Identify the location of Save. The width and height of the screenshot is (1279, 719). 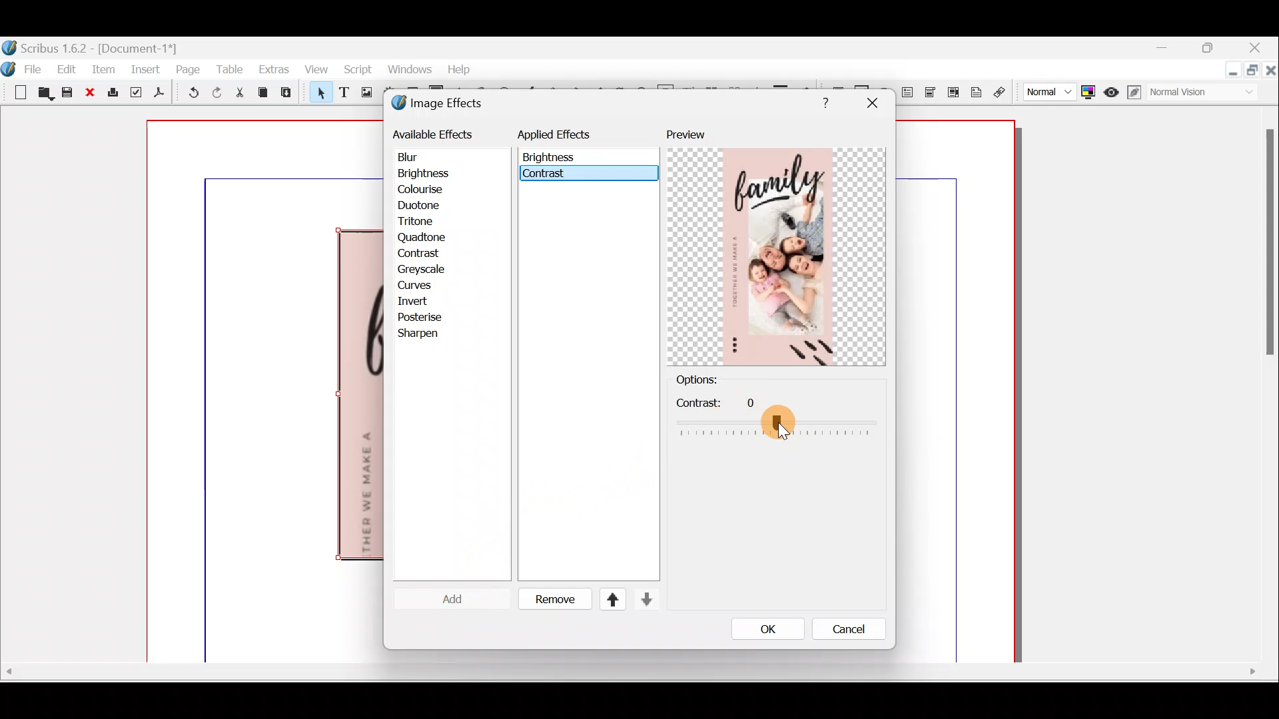
(67, 94).